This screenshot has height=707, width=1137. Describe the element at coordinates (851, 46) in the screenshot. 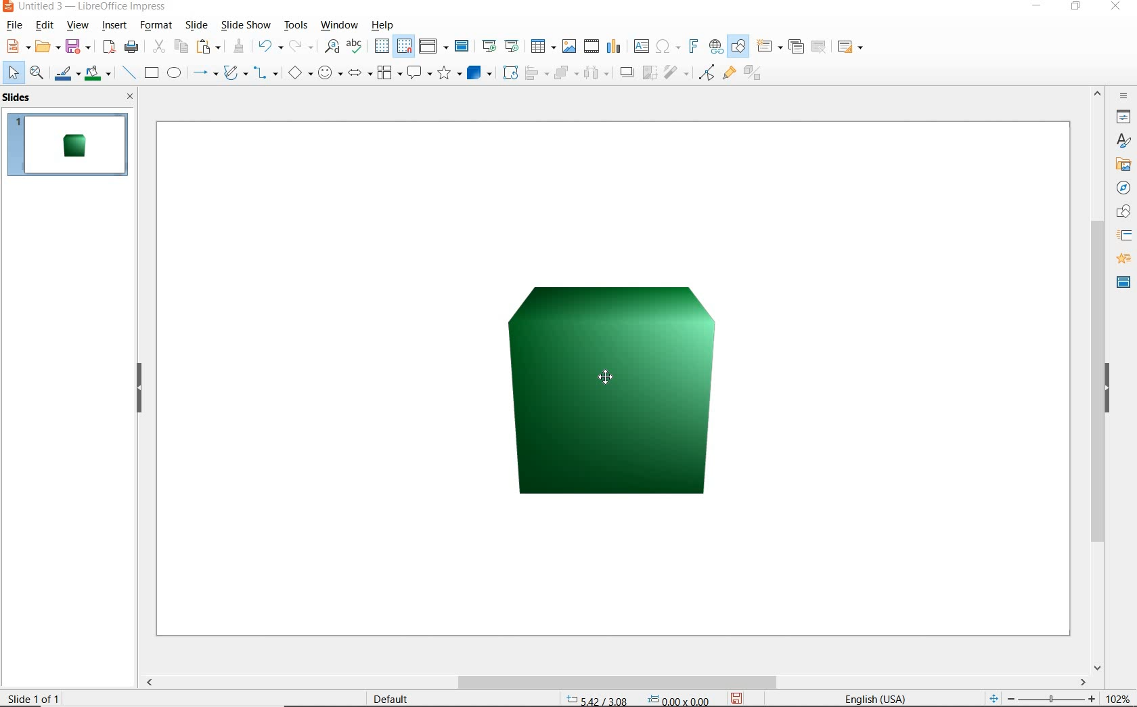

I see `slide layout` at that location.